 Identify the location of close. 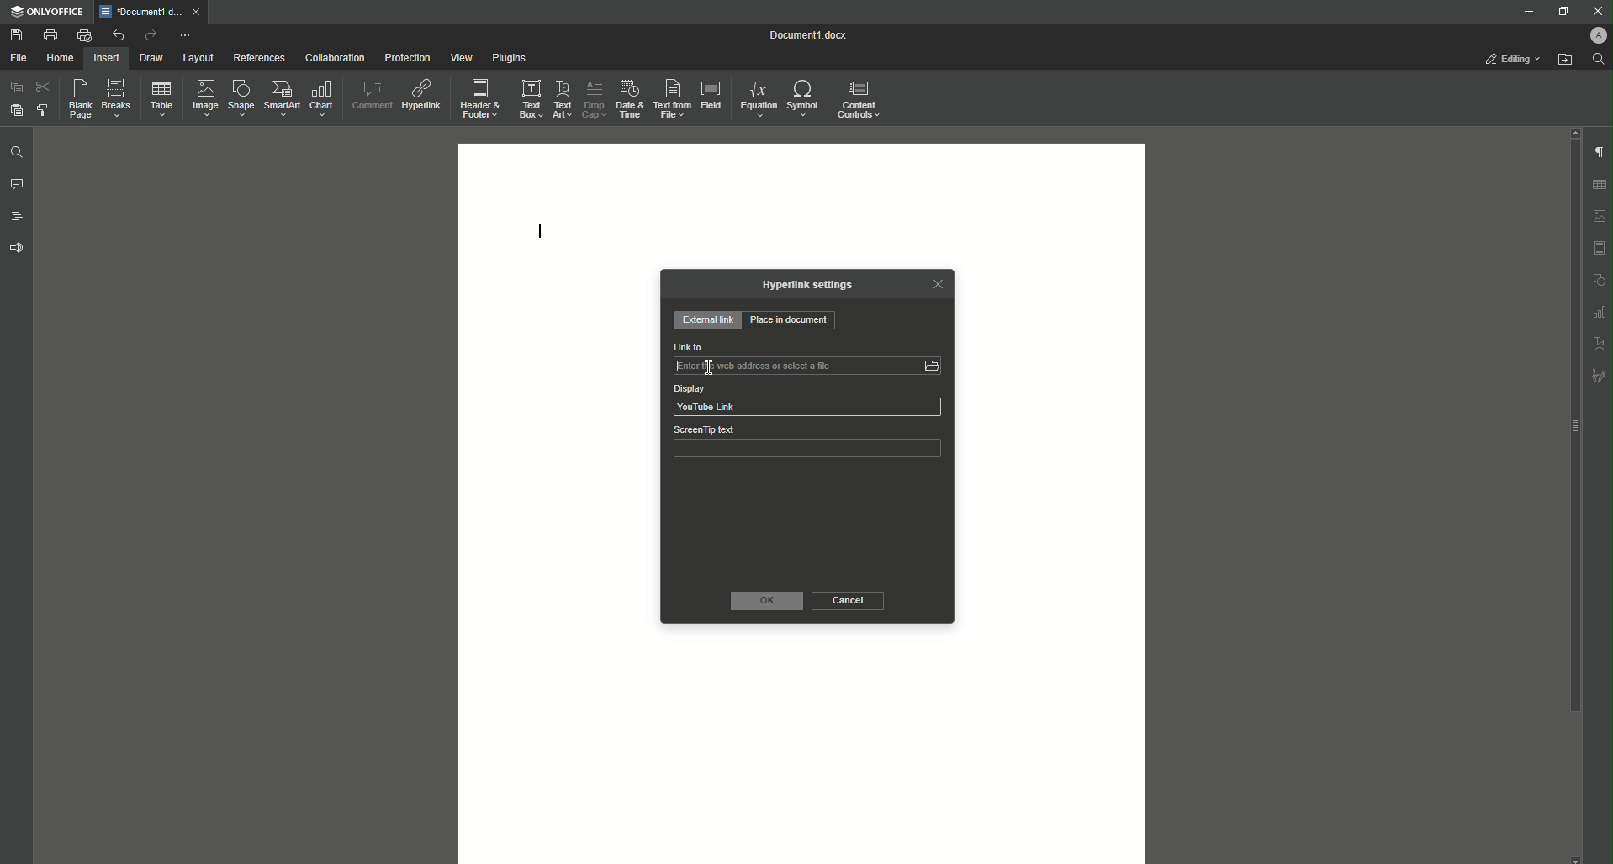
(198, 11).